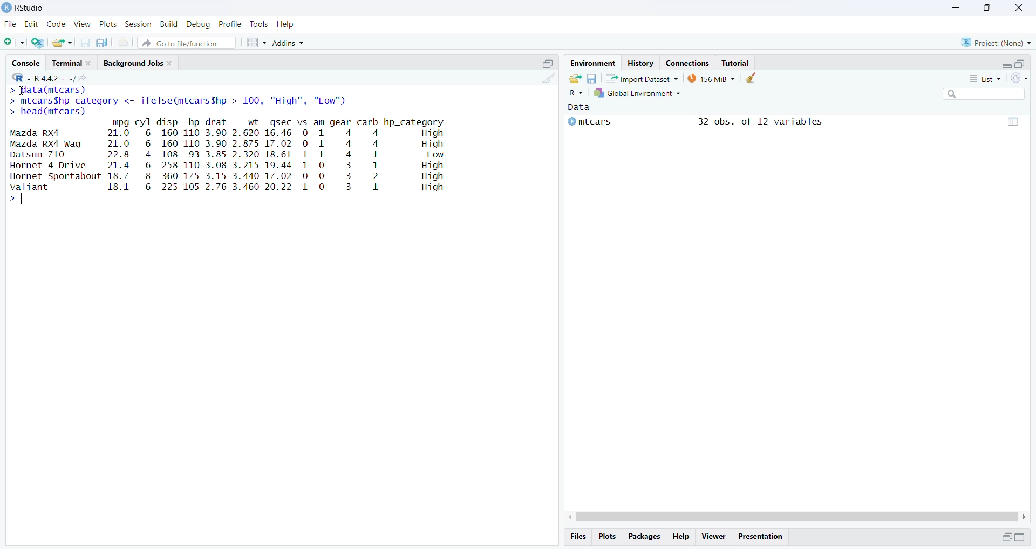 This screenshot has height=549, width=1036. What do you see at coordinates (796, 119) in the screenshot?
I see `values
mtcars <Promise>` at bounding box center [796, 119].